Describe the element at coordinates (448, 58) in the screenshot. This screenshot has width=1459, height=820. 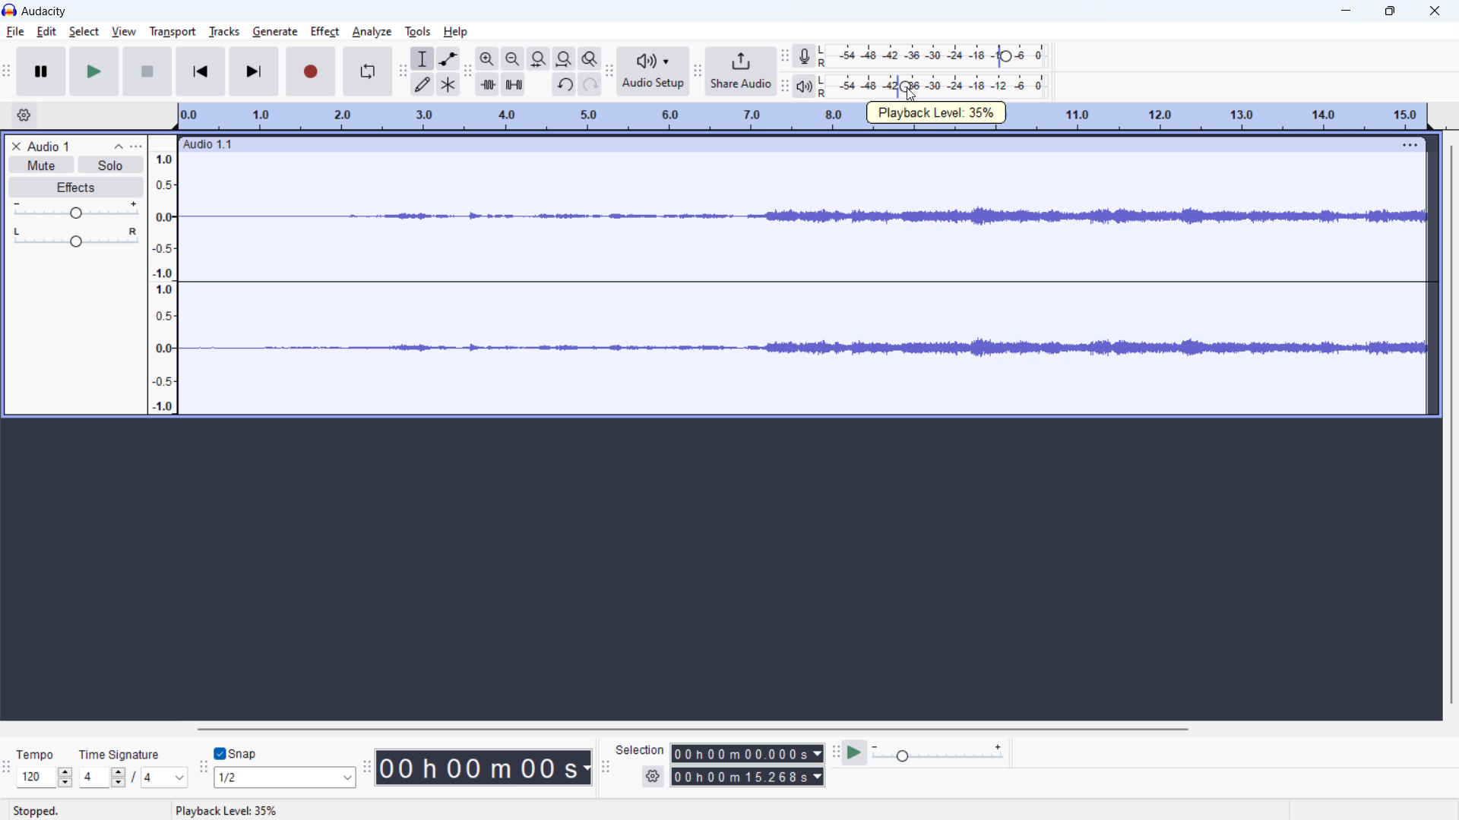
I see `envelop tool` at that location.